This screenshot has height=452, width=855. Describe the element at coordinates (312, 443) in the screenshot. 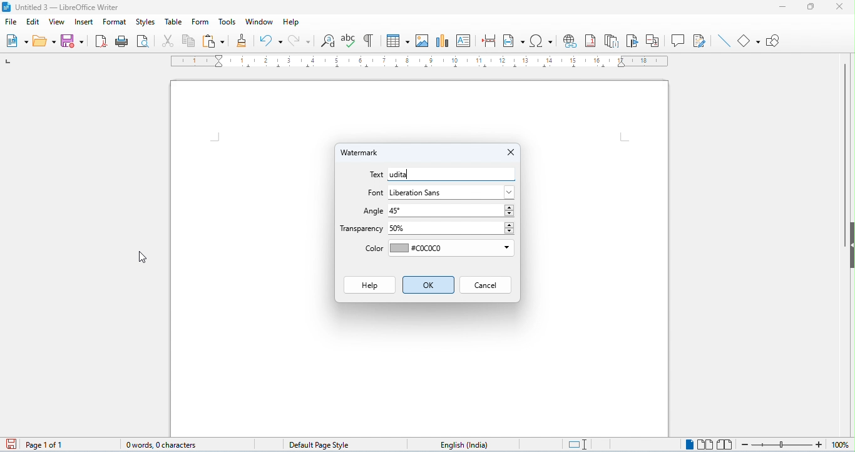

I see `default page style` at that location.